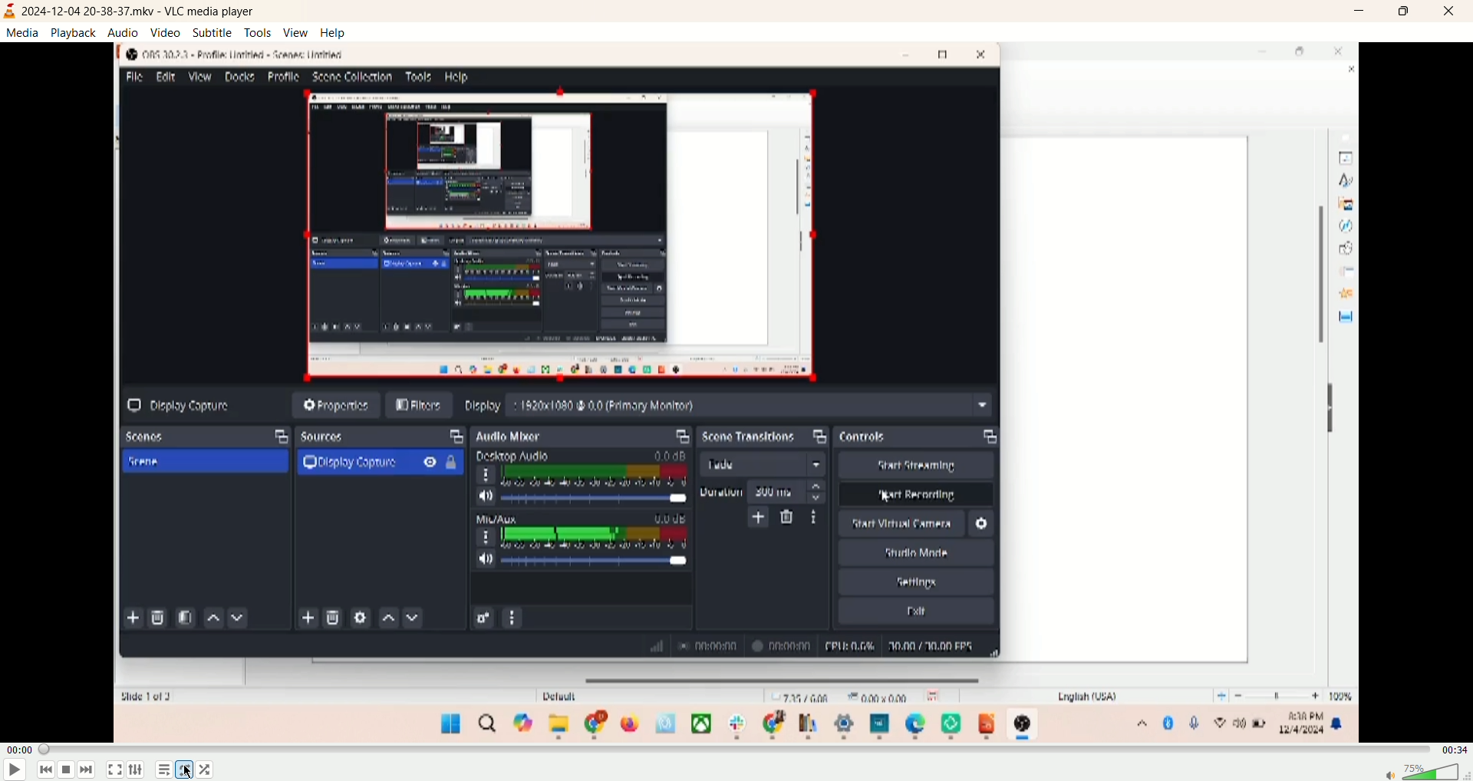 Image resolution: width=1473 pixels, height=781 pixels. What do you see at coordinates (1453, 12) in the screenshot?
I see `close` at bounding box center [1453, 12].